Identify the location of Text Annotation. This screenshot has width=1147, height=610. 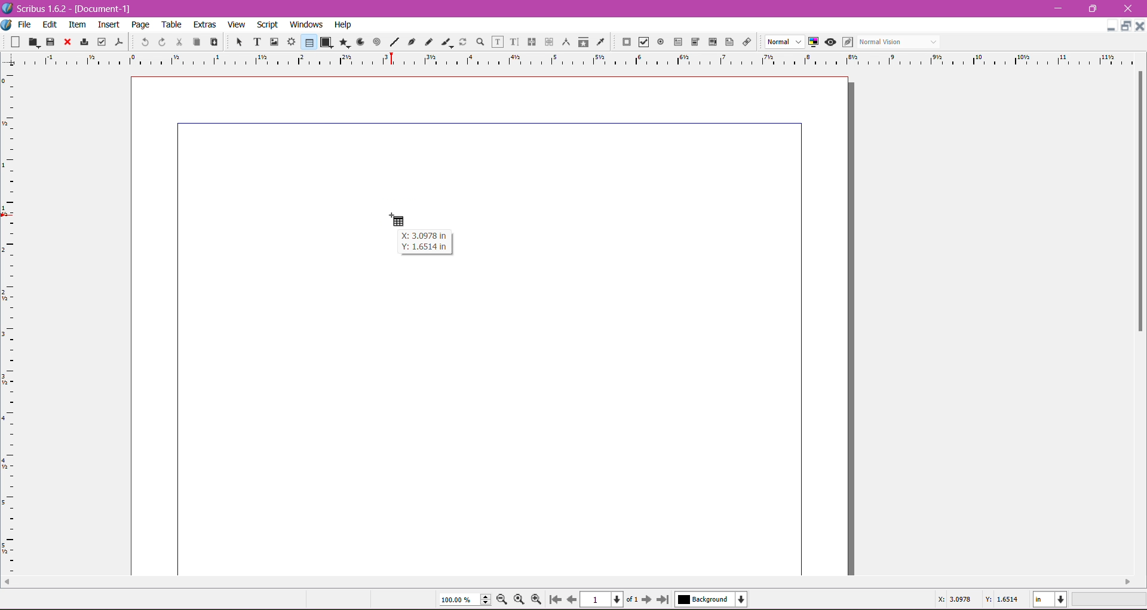
(728, 40).